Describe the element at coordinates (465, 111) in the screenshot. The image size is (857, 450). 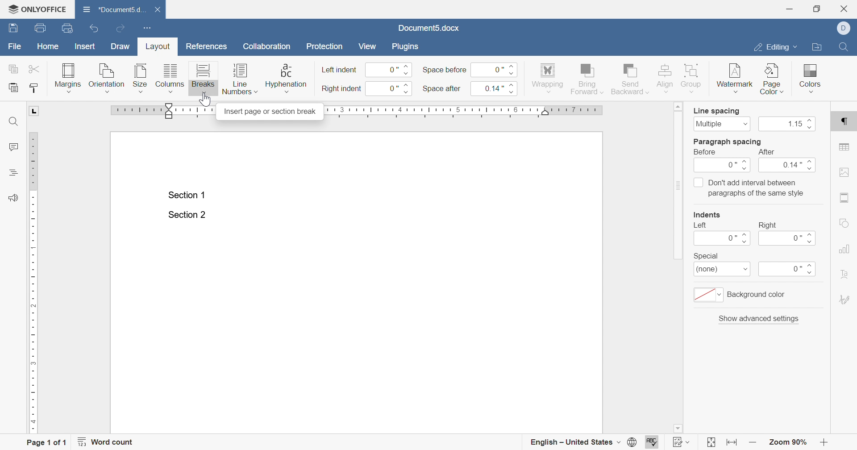
I see `ruler` at that location.